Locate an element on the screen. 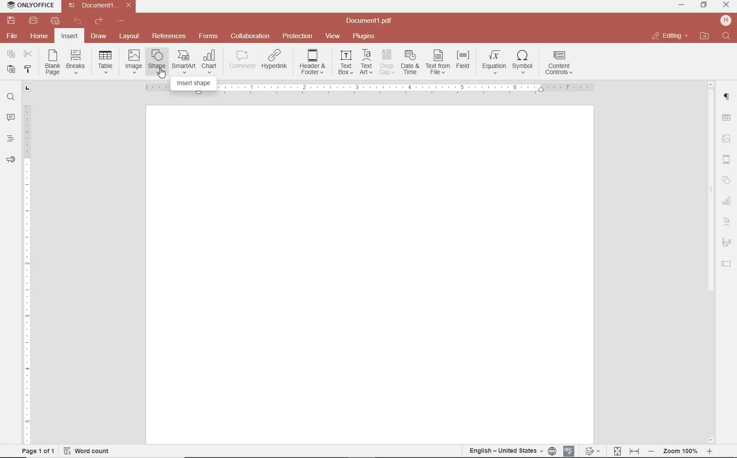 The width and height of the screenshot is (737, 458). heading is located at coordinates (11, 138).